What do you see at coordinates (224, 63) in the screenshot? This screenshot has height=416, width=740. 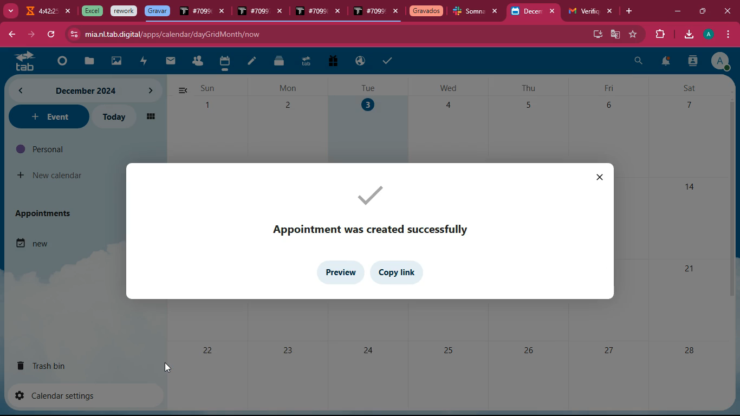 I see `calendar` at bounding box center [224, 63].